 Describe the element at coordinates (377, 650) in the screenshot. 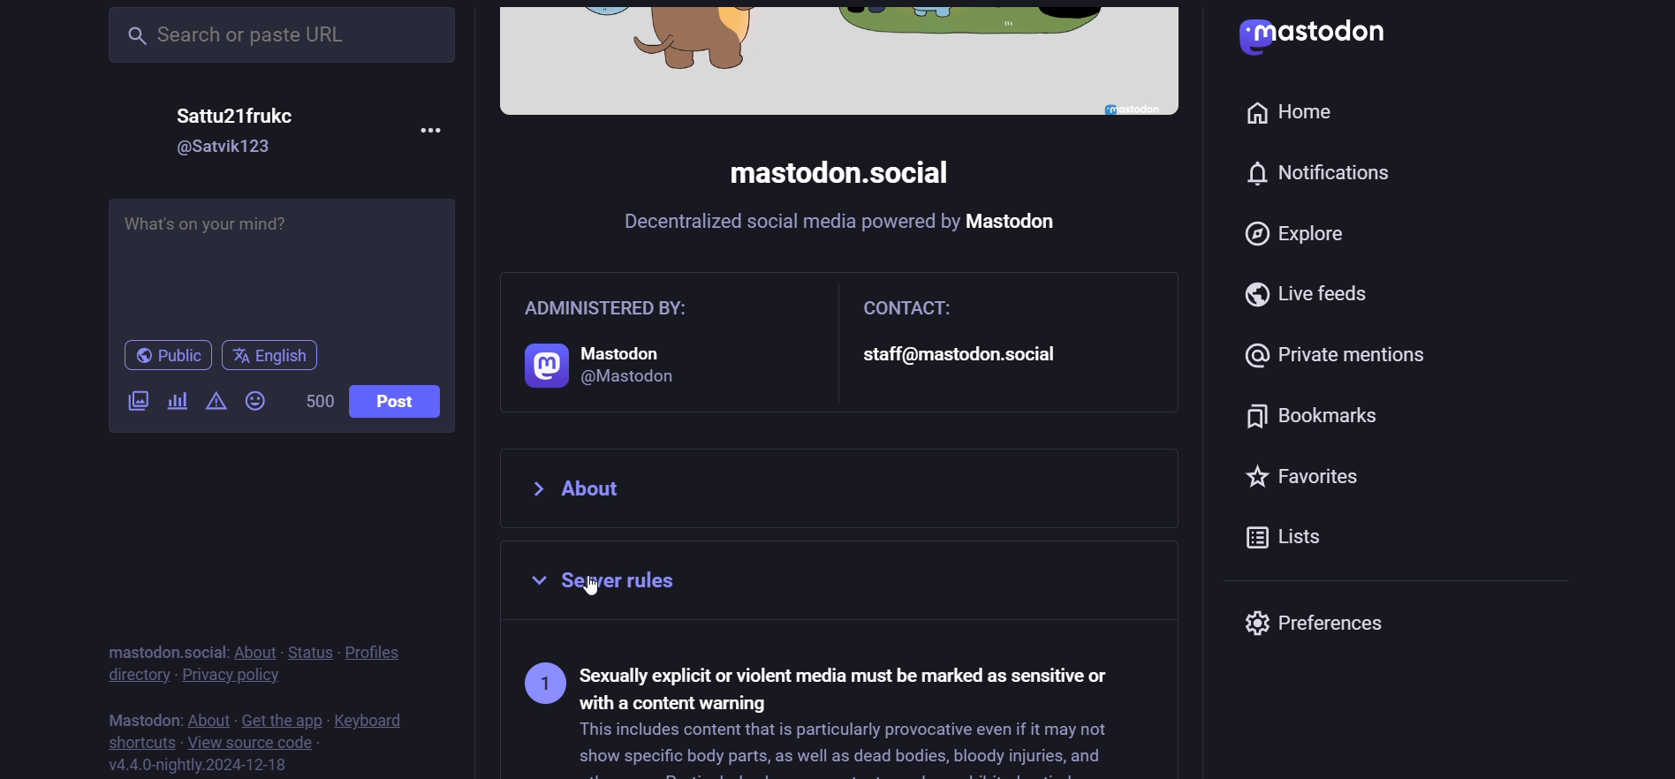

I see `profiles` at that location.